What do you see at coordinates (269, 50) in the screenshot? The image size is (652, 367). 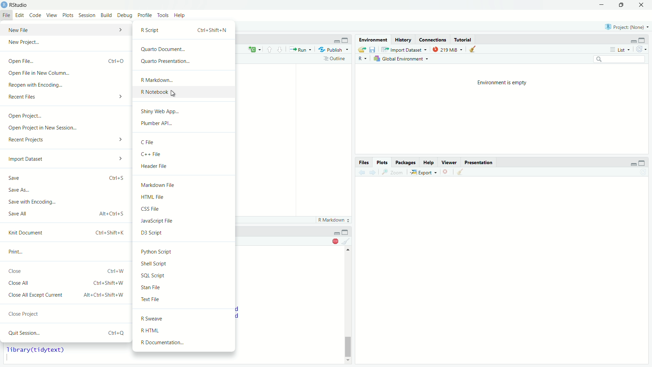 I see `go to previous section` at bounding box center [269, 50].